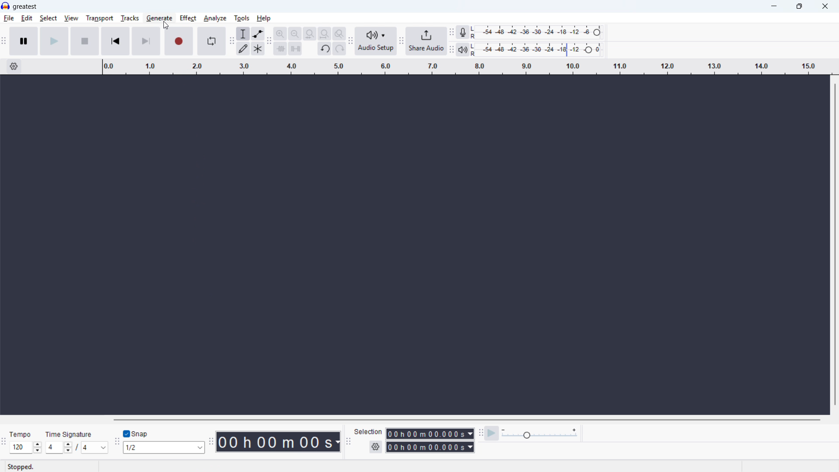 The image size is (839, 472). Describe the element at coordinates (295, 49) in the screenshot. I see `silence audio outside selection` at that location.